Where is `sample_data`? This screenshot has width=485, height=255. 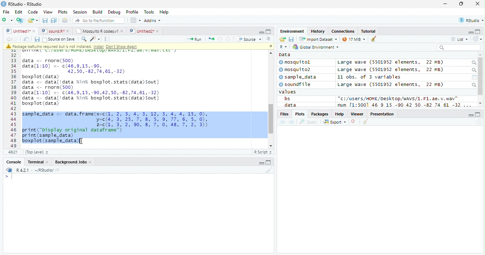 sample_data is located at coordinates (298, 77).